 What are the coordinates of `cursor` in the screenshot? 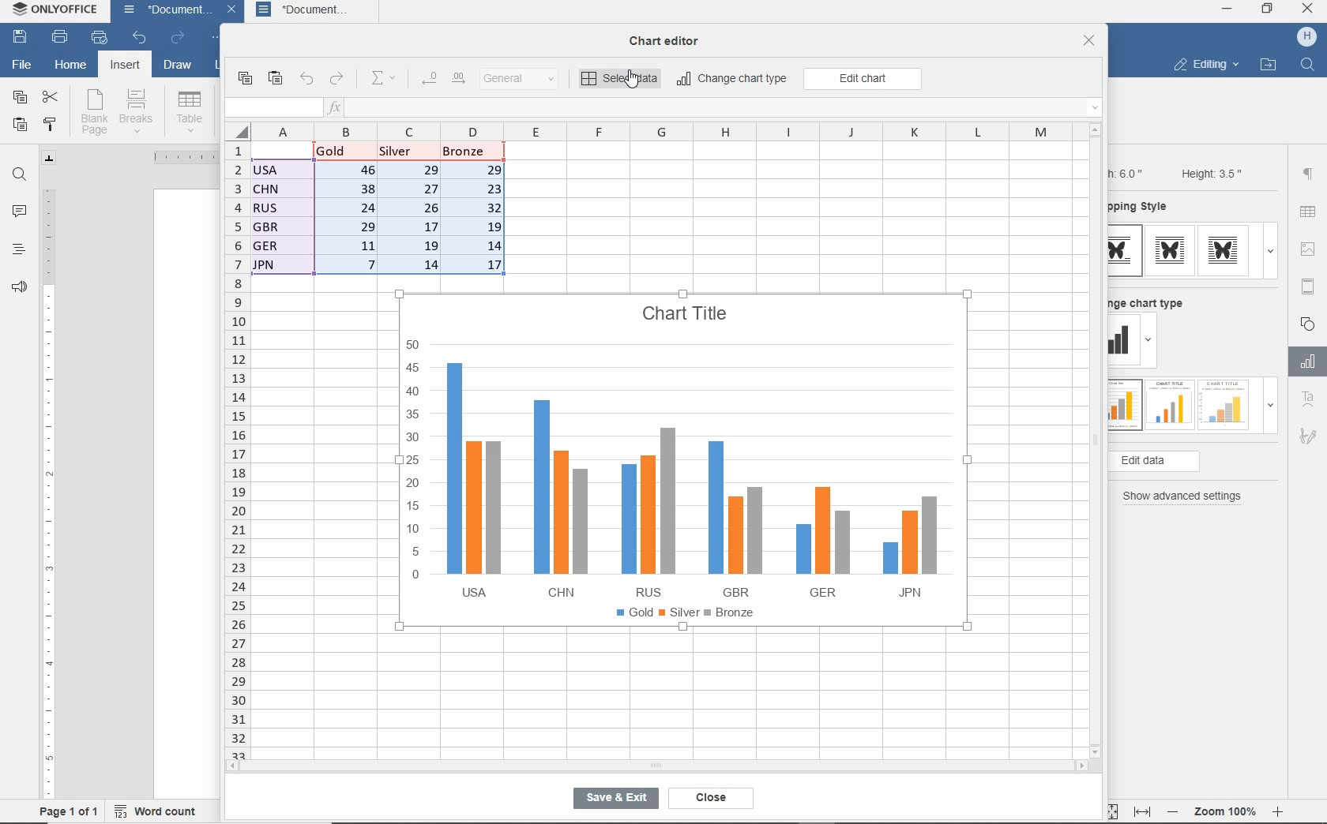 It's located at (632, 81).